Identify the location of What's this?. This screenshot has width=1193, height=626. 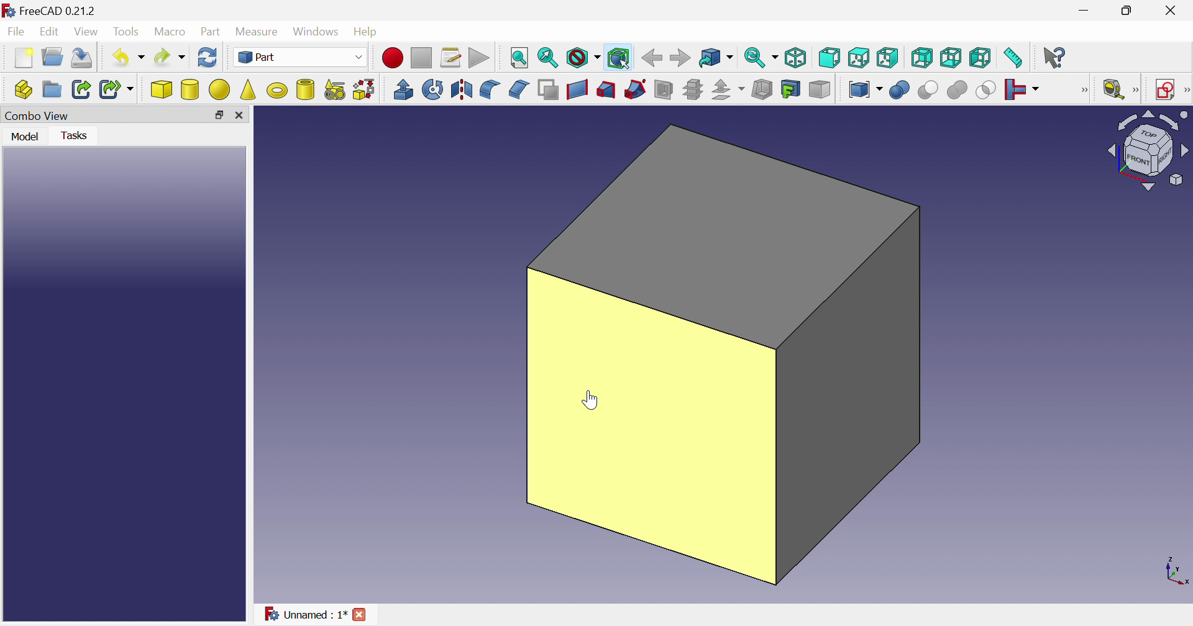
(1056, 57).